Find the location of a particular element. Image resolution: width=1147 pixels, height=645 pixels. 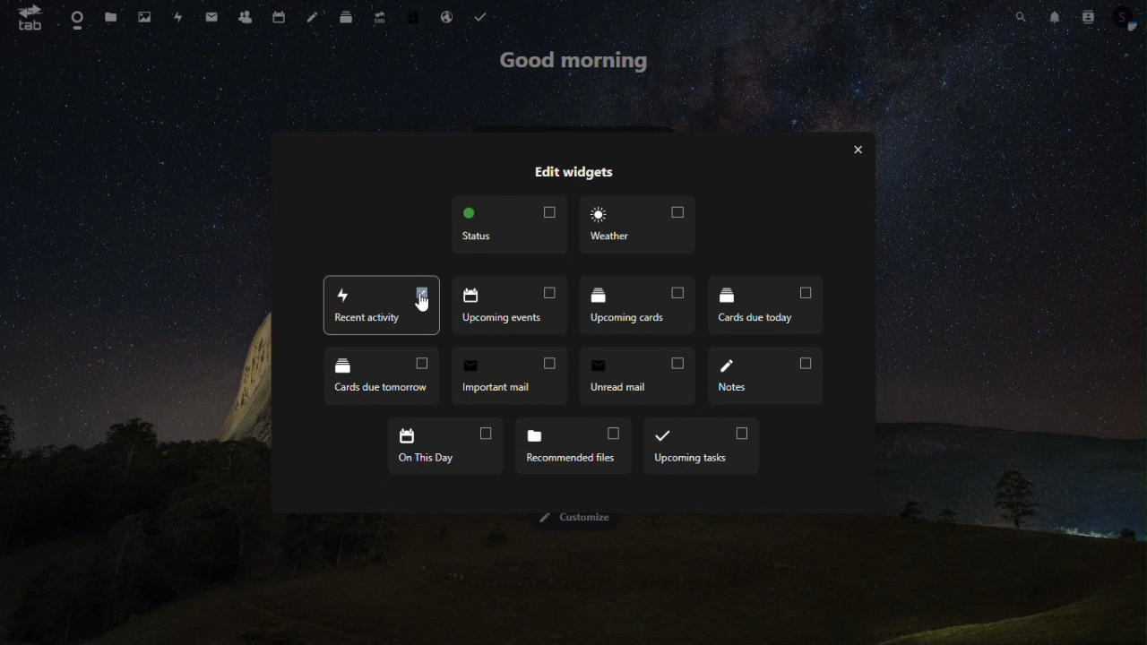

notification is located at coordinates (1053, 16).